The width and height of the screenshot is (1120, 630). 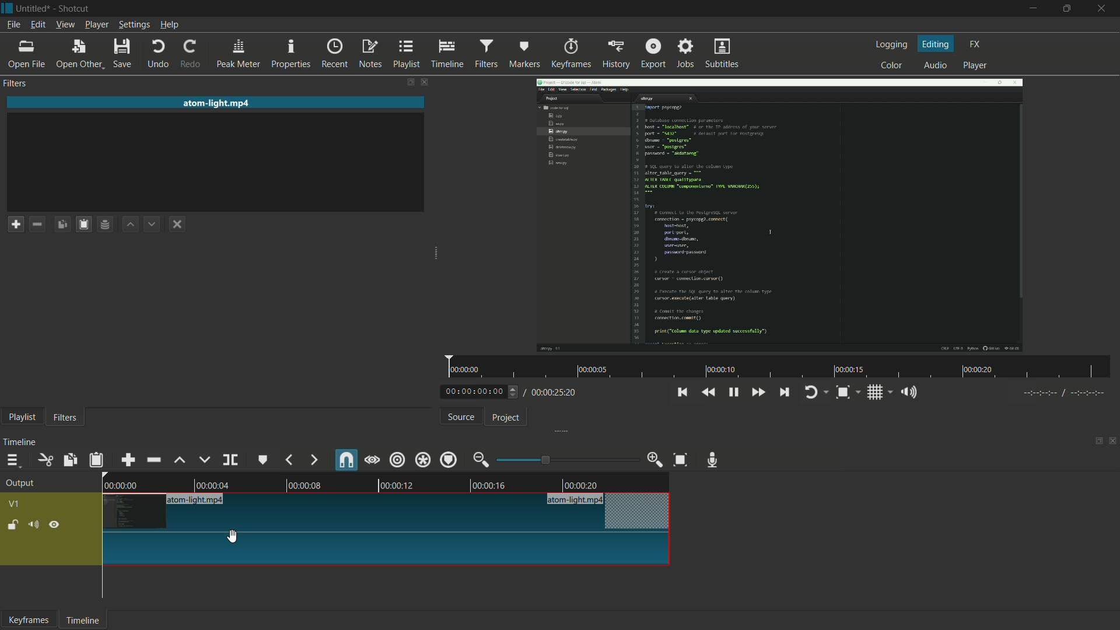 What do you see at coordinates (15, 224) in the screenshot?
I see `add a filter` at bounding box center [15, 224].